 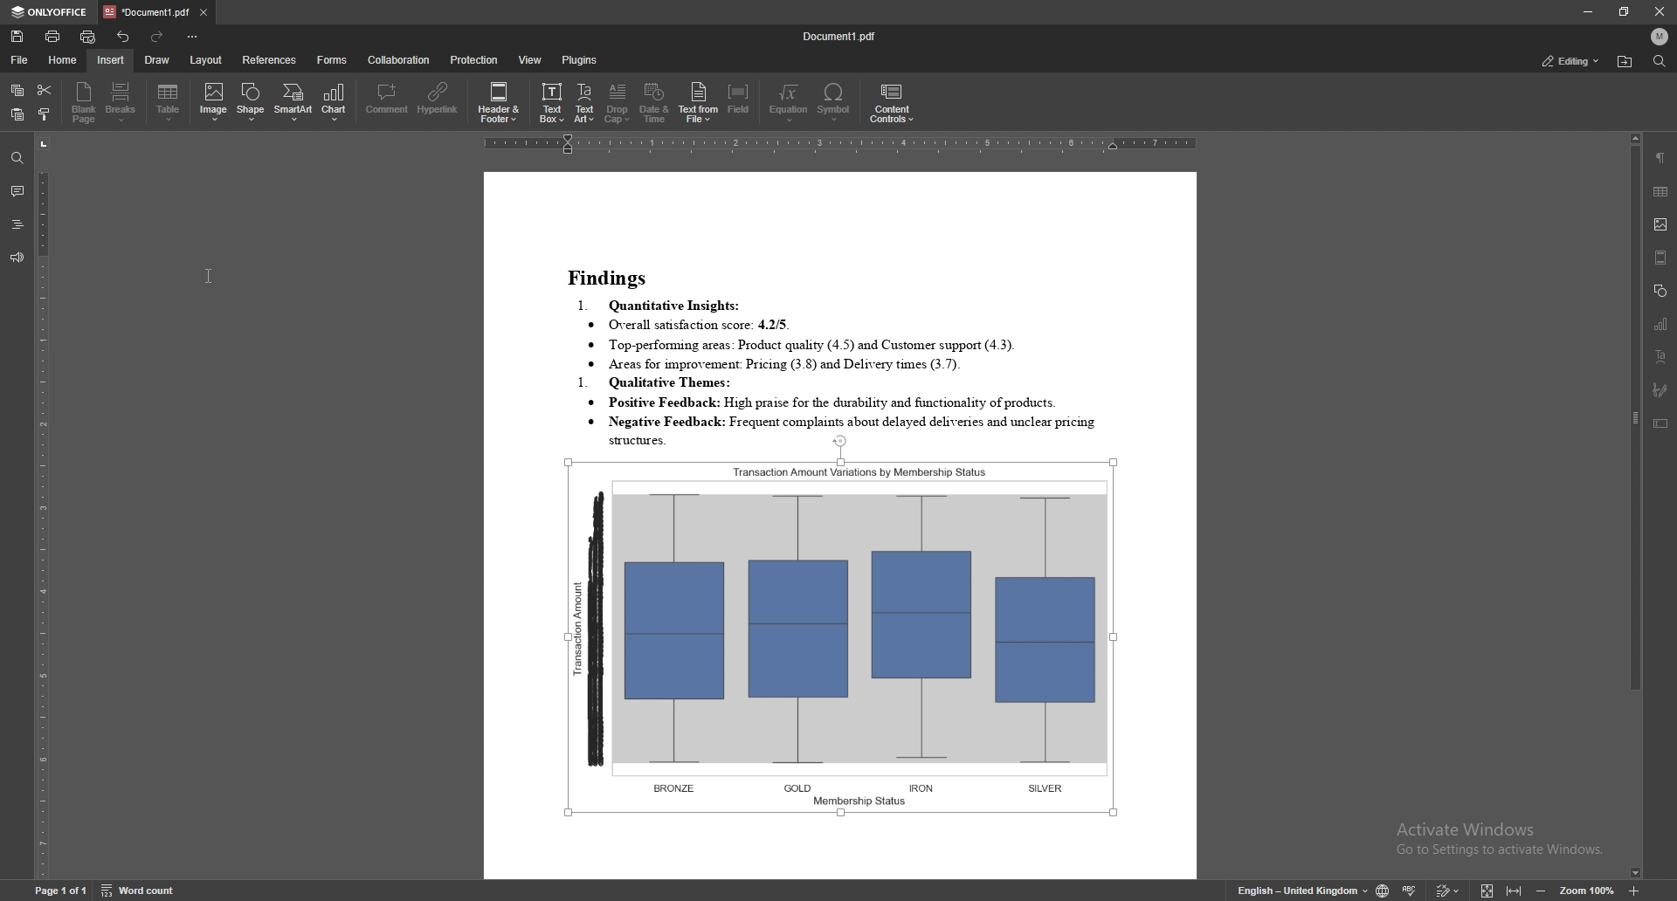 What do you see at coordinates (896, 103) in the screenshot?
I see `content controls` at bounding box center [896, 103].